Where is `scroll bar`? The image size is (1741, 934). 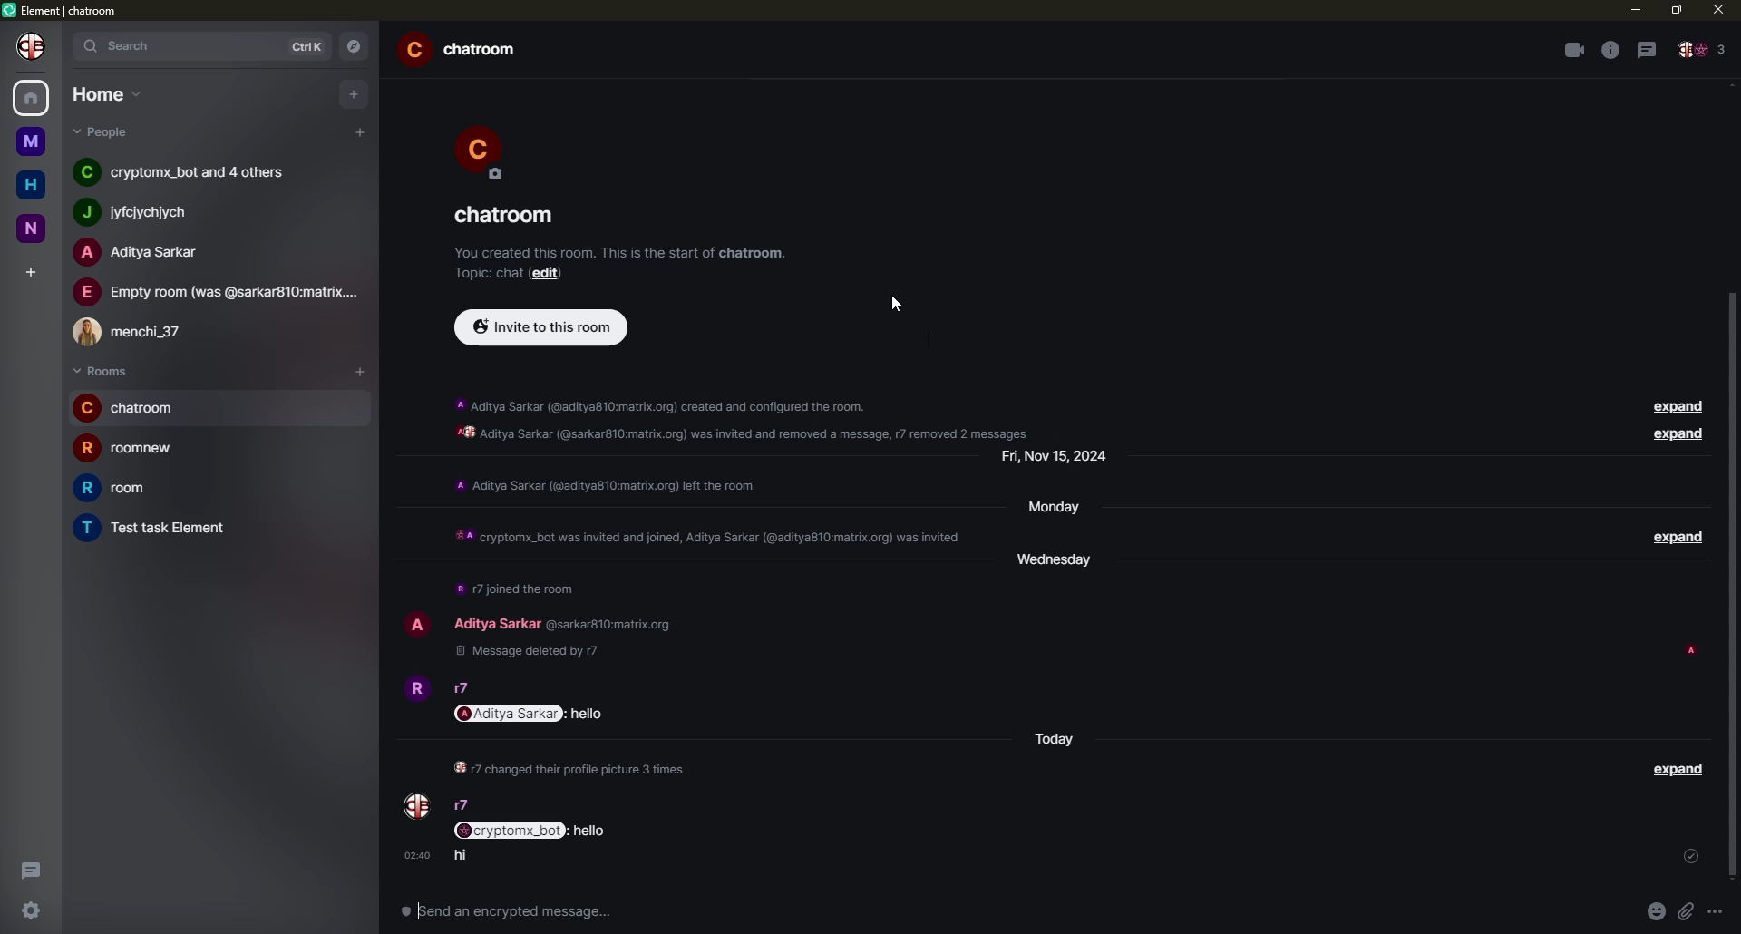
scroll bar is located at coordinates (1730, 579).